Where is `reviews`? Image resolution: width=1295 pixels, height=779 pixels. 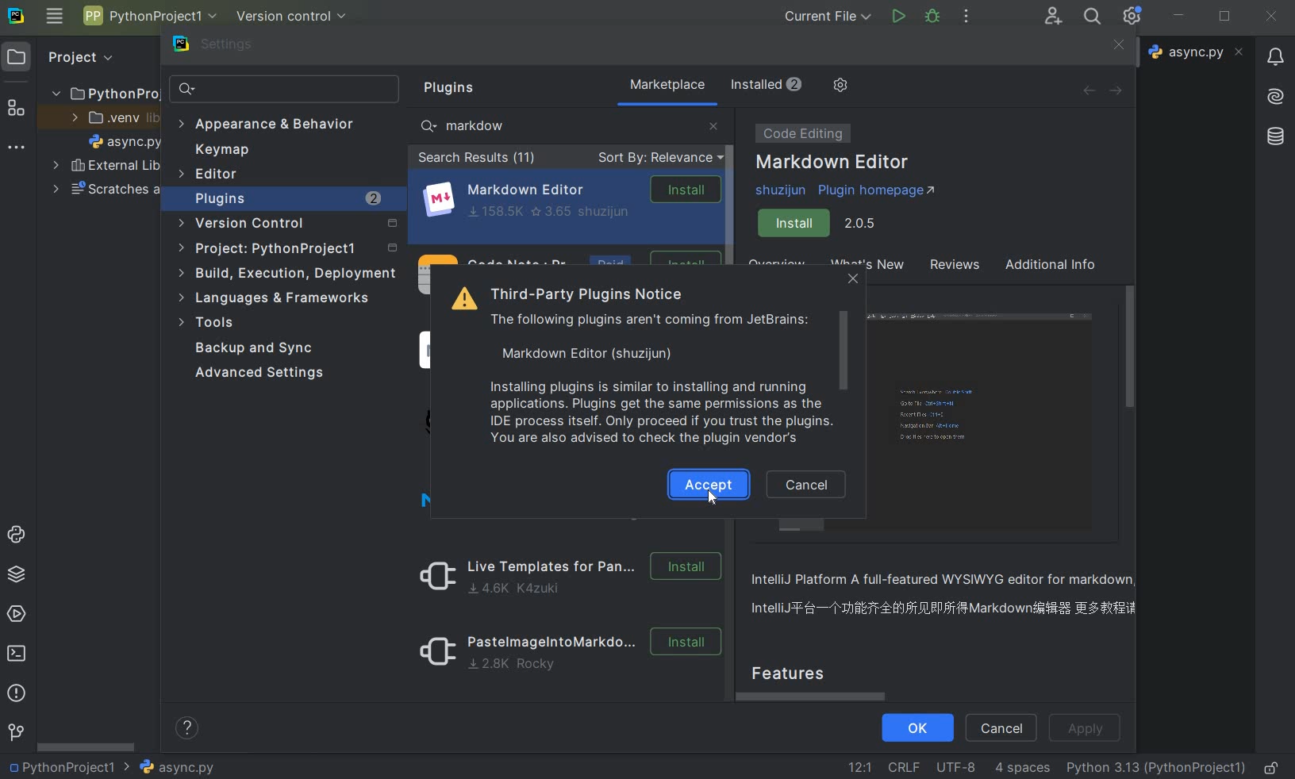
reviews is located at coordinates (952, 267).